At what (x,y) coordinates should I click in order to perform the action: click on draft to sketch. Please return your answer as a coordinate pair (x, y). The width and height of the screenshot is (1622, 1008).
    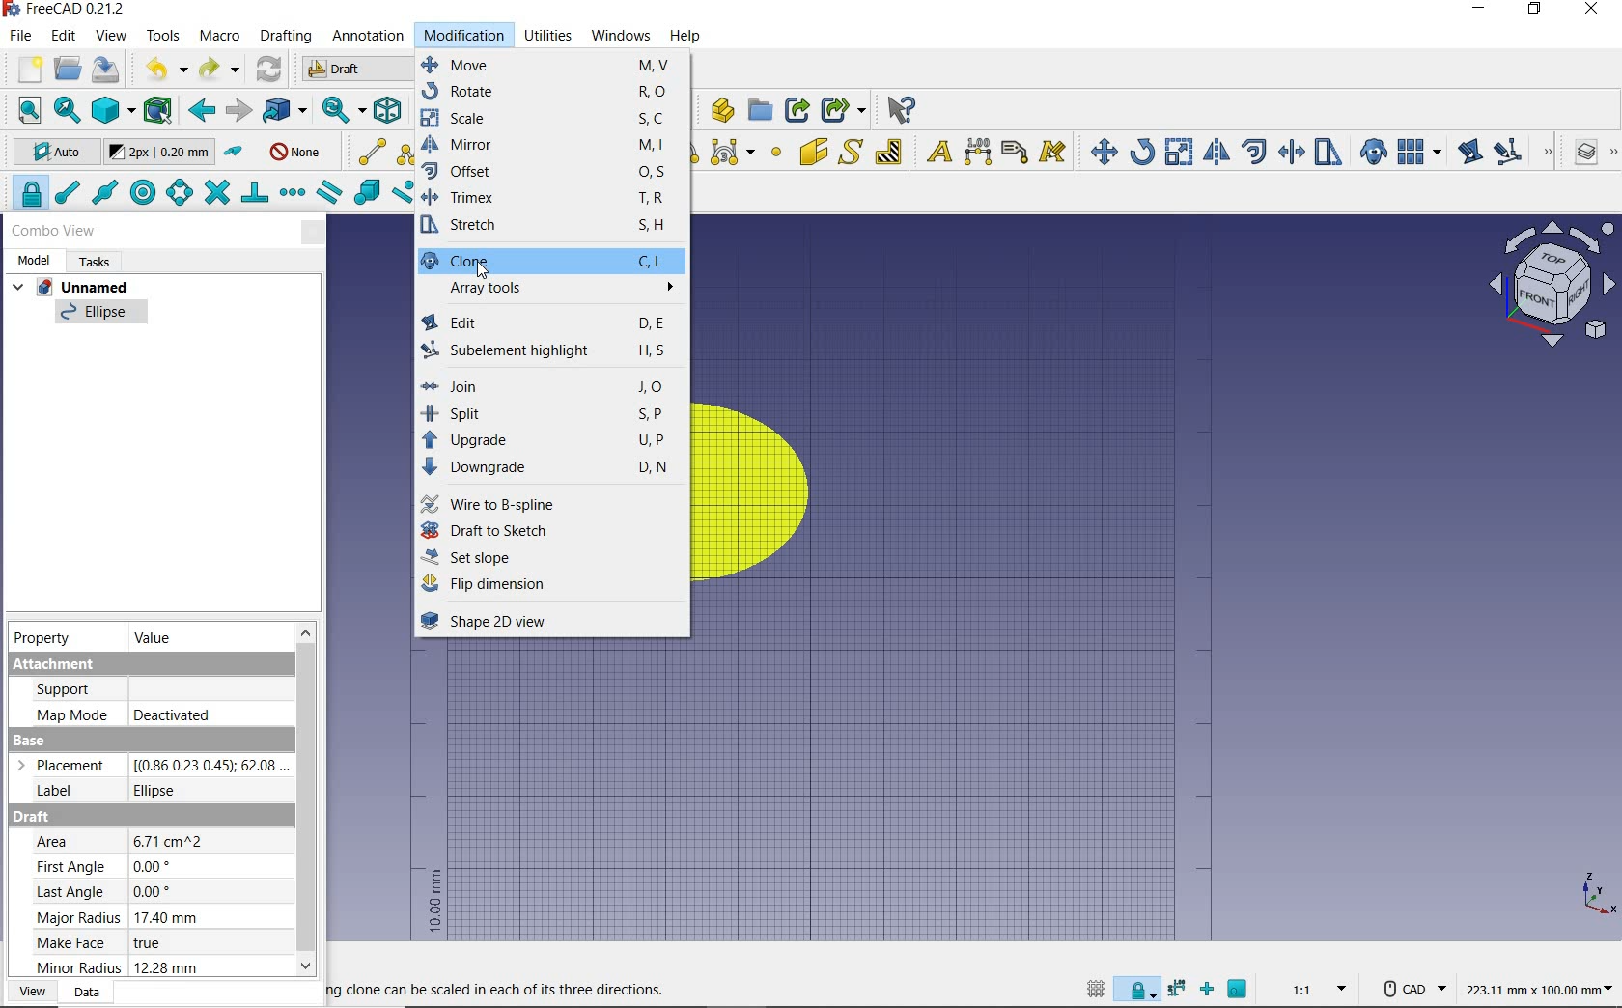
    Looking at the image, I should click on (549, 532).